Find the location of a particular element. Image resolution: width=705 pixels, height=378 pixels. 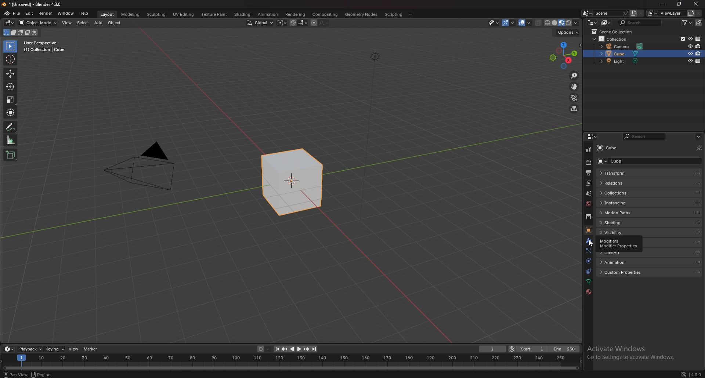

add collection is located at coordinates (698, 23).